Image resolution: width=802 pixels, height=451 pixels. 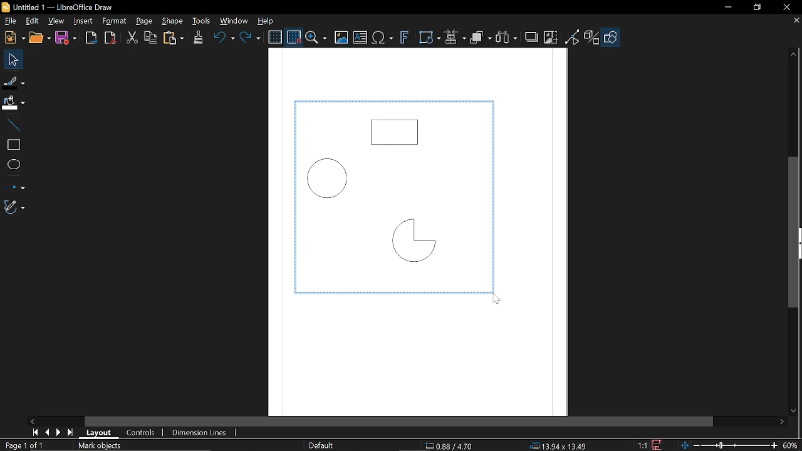 What do you see at coordinates (274, 37) in the screenshot?
I see `Display grid` at bounding box center [274, 37].